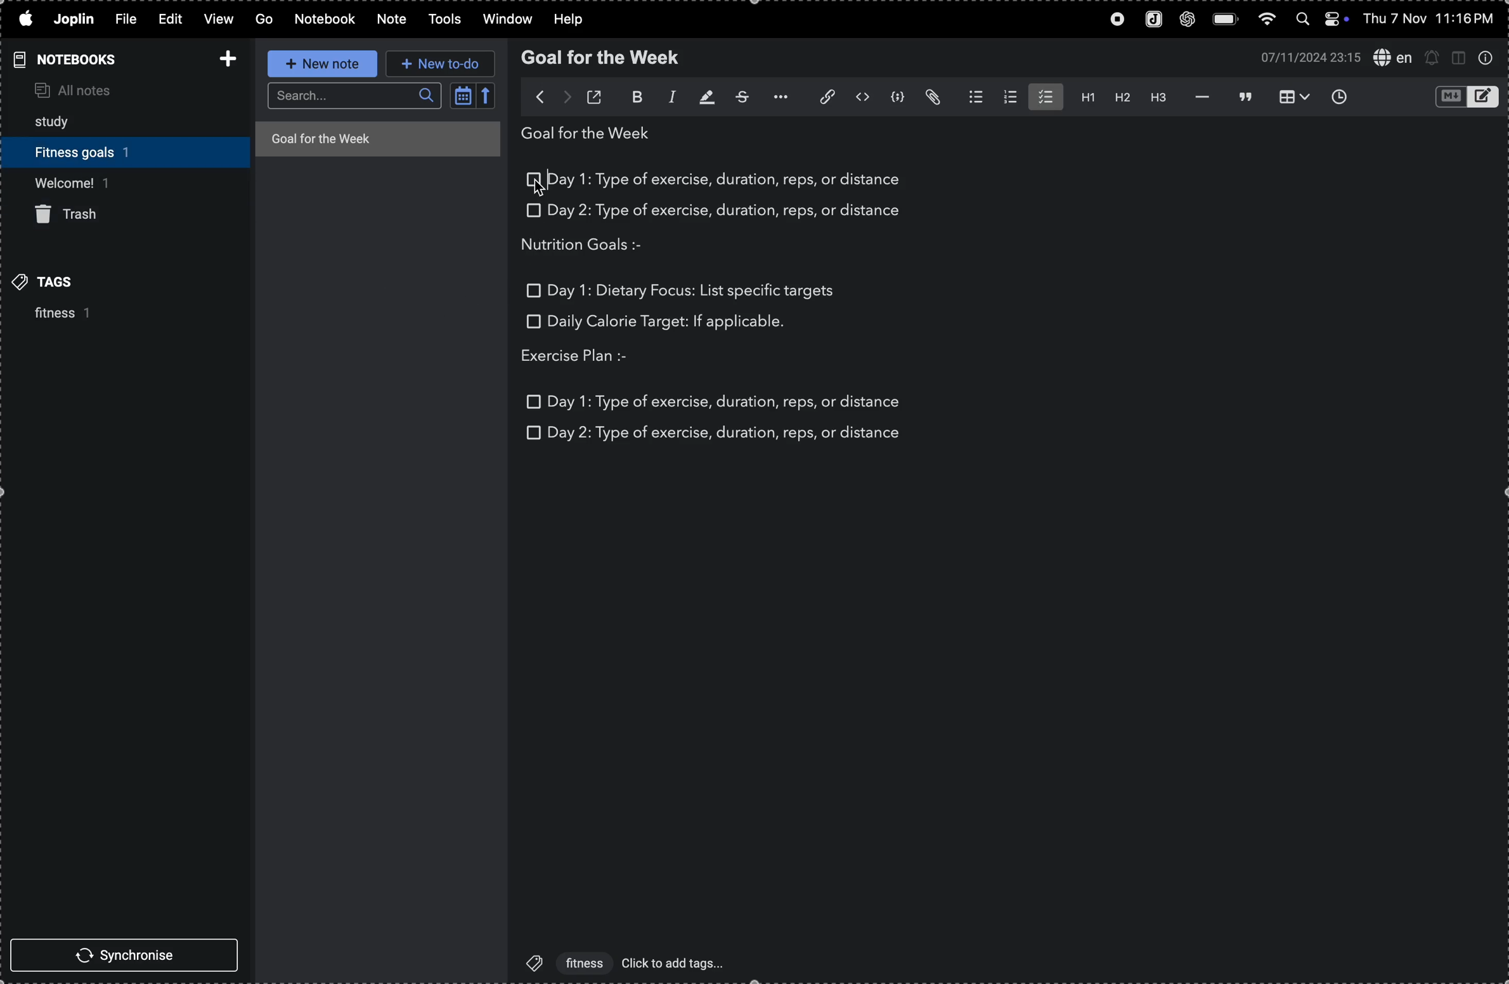 Image resolution: width=1509 pixels, height=984 pixels. I want to click on toggle editor layout, so click(1458, 59).